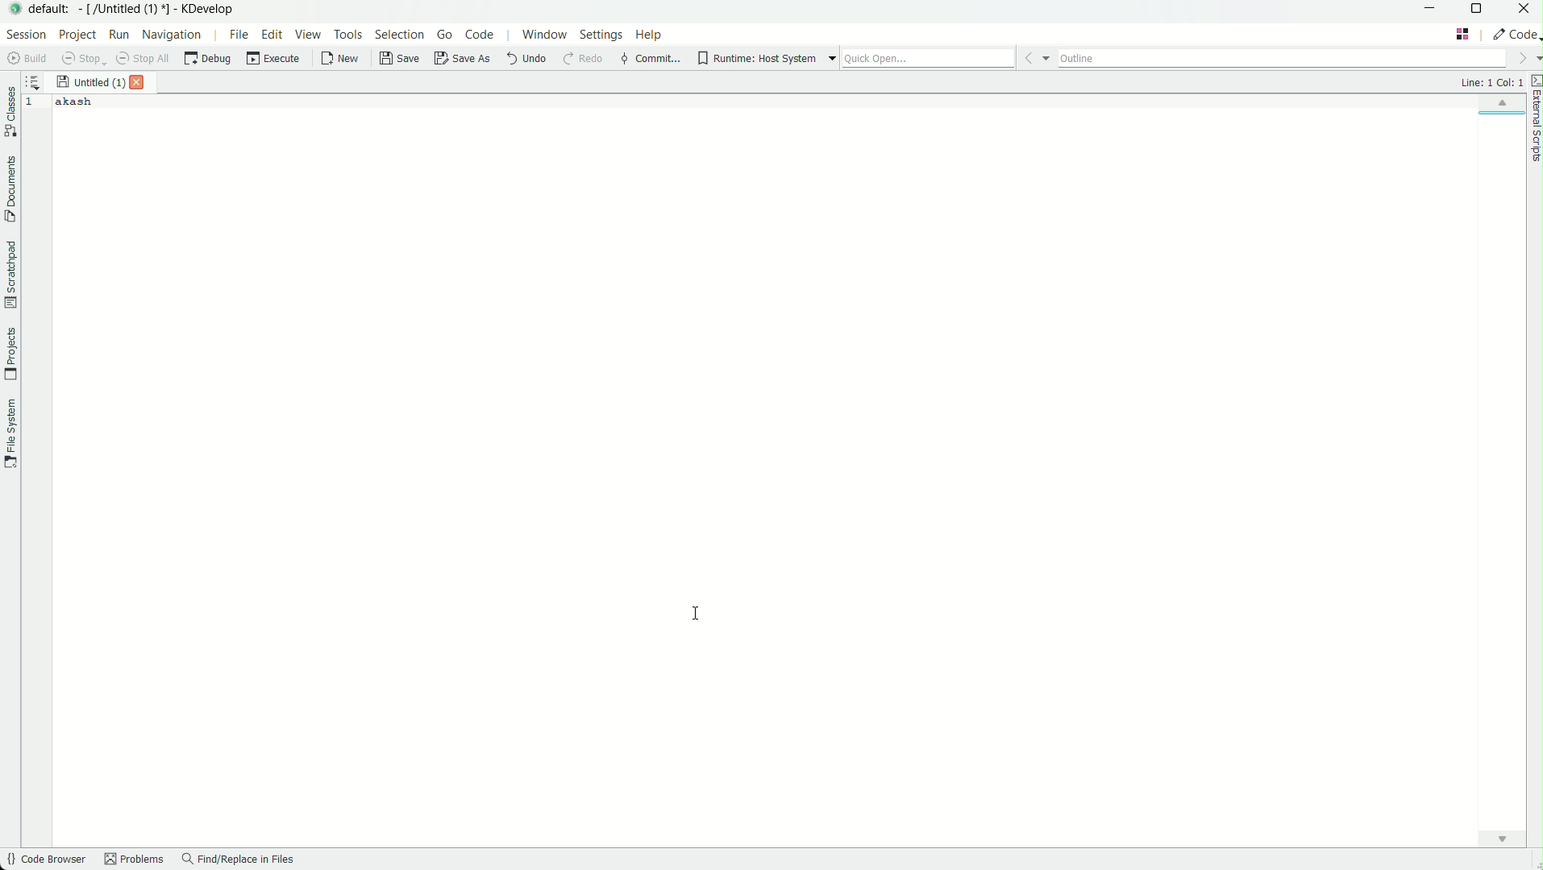  Describe the element at coordinates (52, 8) in the screenshot. I see `default` at that location.